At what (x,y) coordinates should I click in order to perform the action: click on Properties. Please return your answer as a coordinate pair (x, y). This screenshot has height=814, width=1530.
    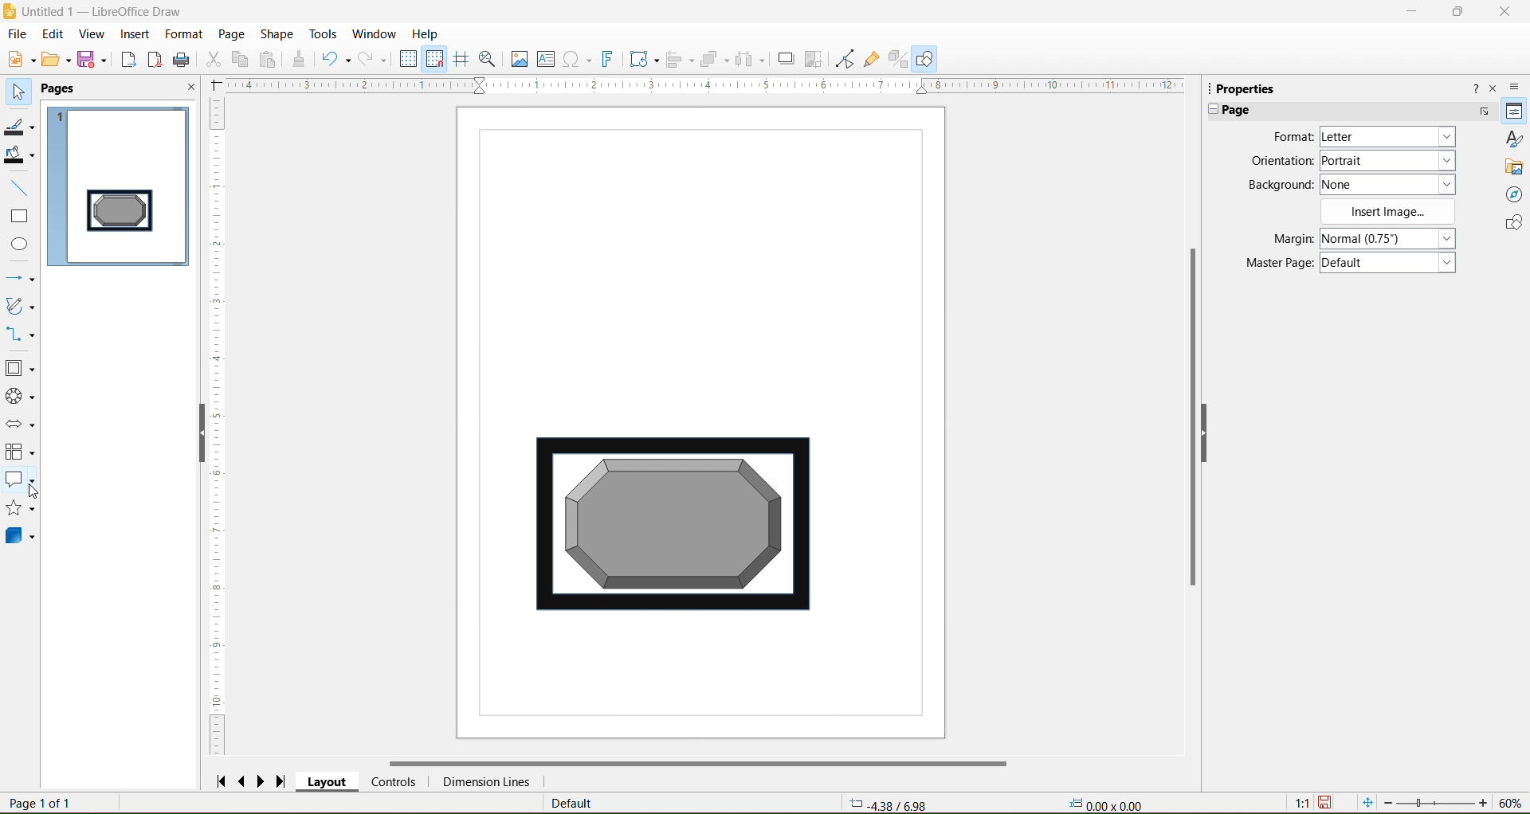
    Looking at the image, I should click on (1513, 112).